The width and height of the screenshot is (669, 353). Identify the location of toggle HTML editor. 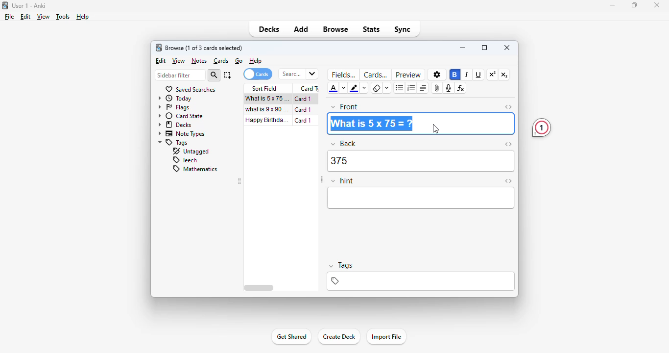
(508, 107).